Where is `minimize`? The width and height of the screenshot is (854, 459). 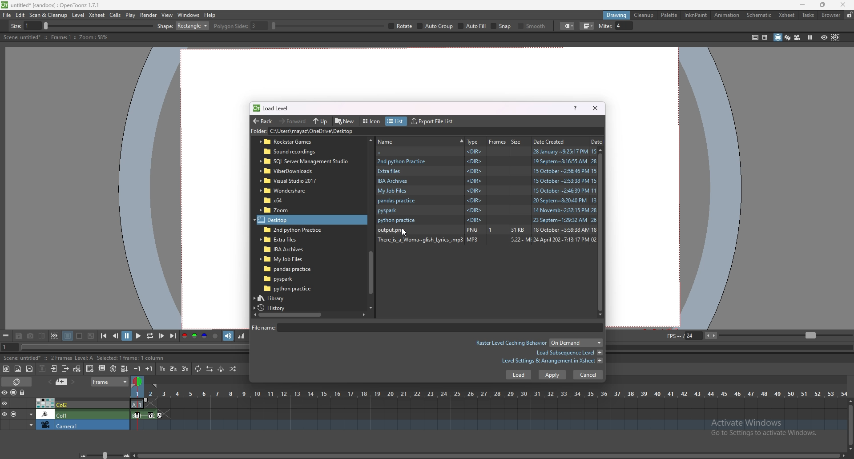 minimize is located at coordinates (803, 5).